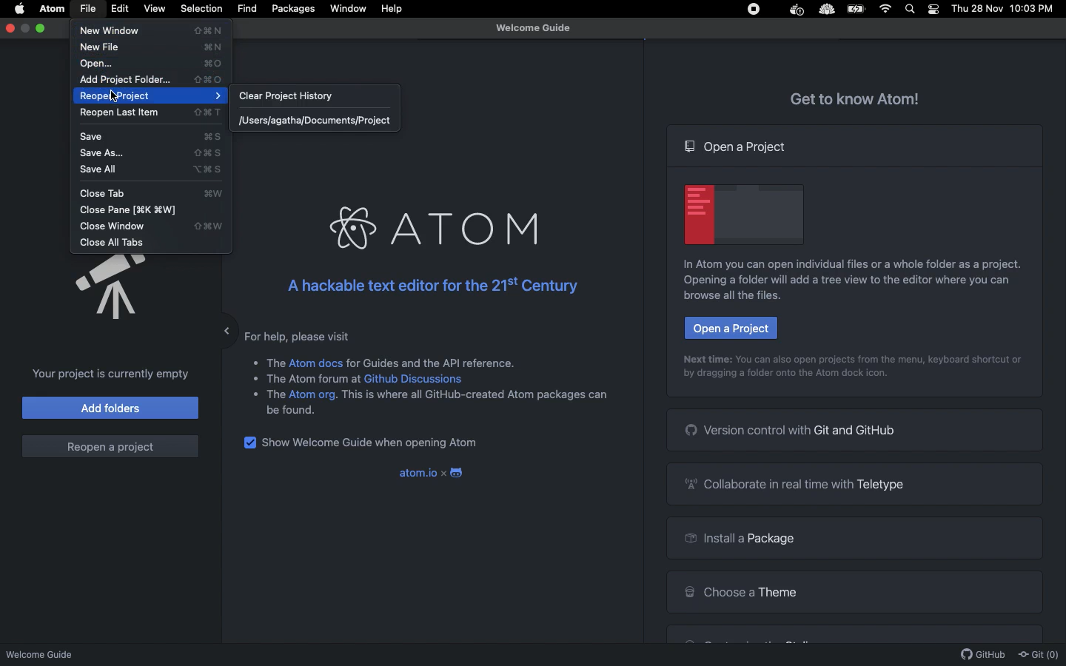 This screenshot has height=666, width=1066. I want to click on Save all, so click(154, 170).